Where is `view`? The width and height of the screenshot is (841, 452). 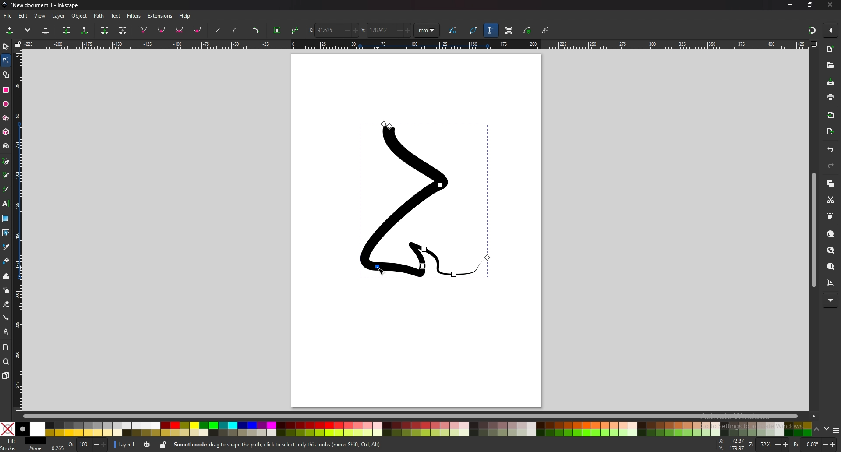
view is located at coordinates (40, 16).